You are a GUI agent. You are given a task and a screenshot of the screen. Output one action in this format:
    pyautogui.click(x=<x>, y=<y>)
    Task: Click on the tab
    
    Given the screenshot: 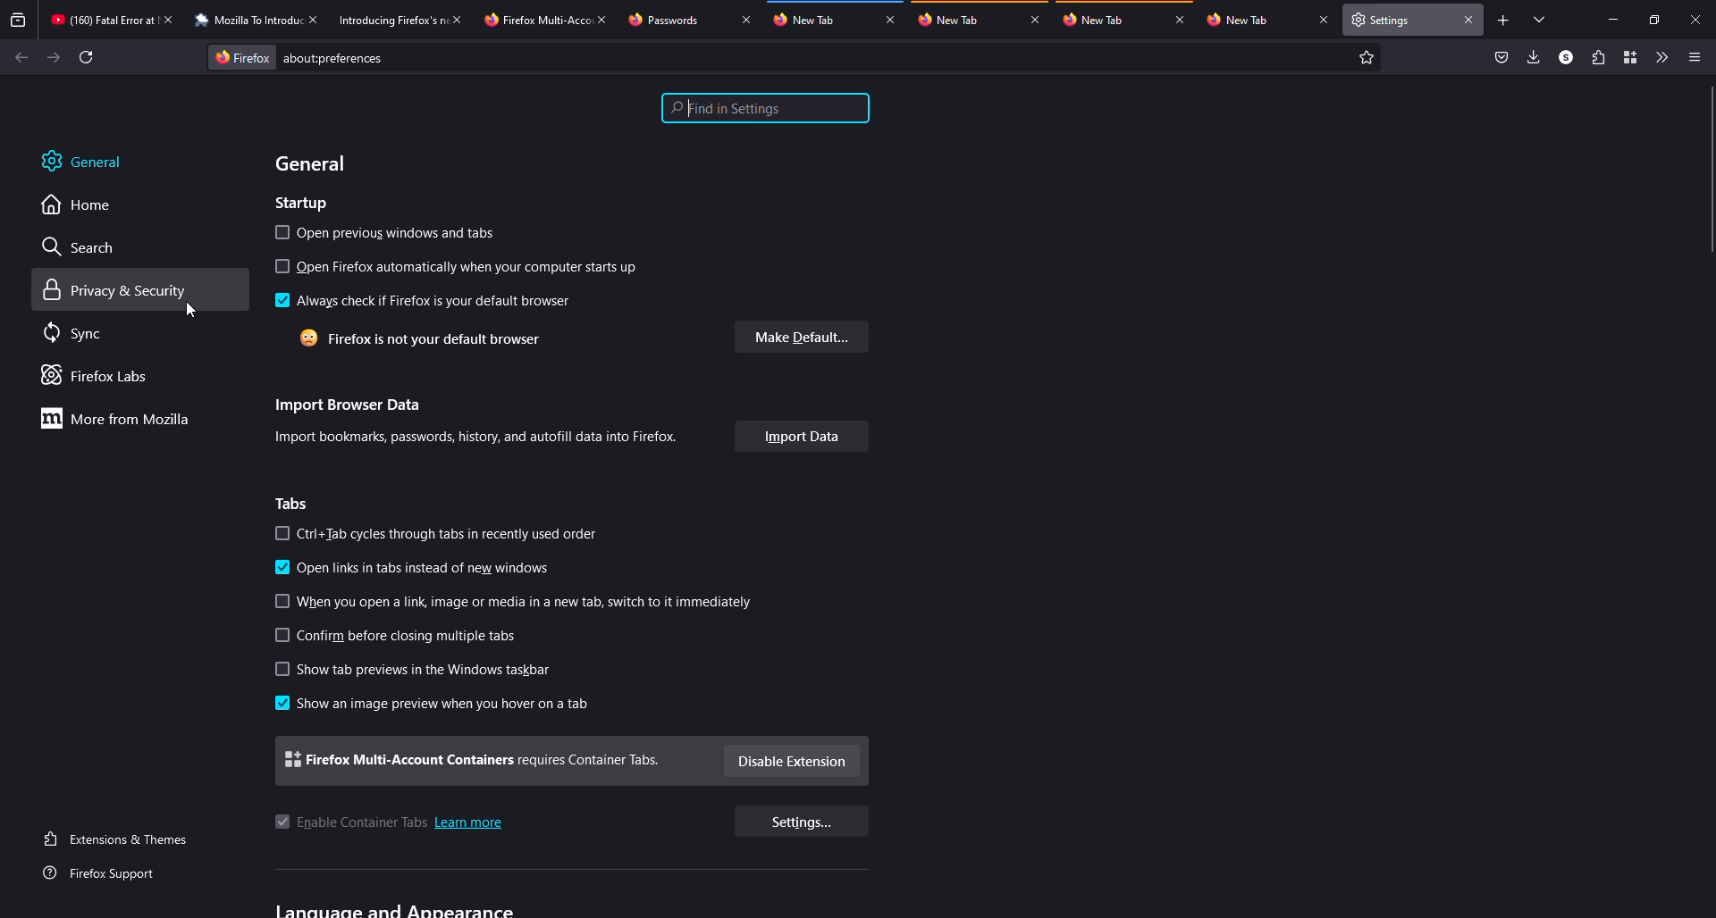 What is the action you would take?
    pyautogui.click(x=391, y=21)
    